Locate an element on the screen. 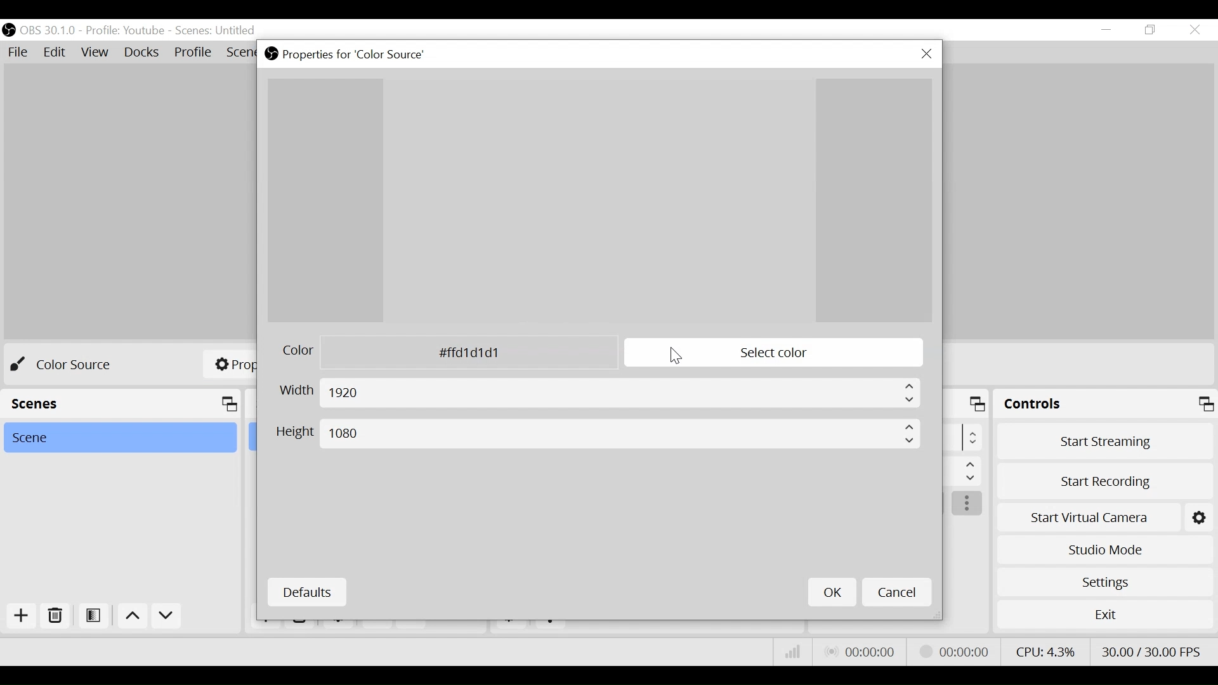  Edit is located at coordinates (55, 51).